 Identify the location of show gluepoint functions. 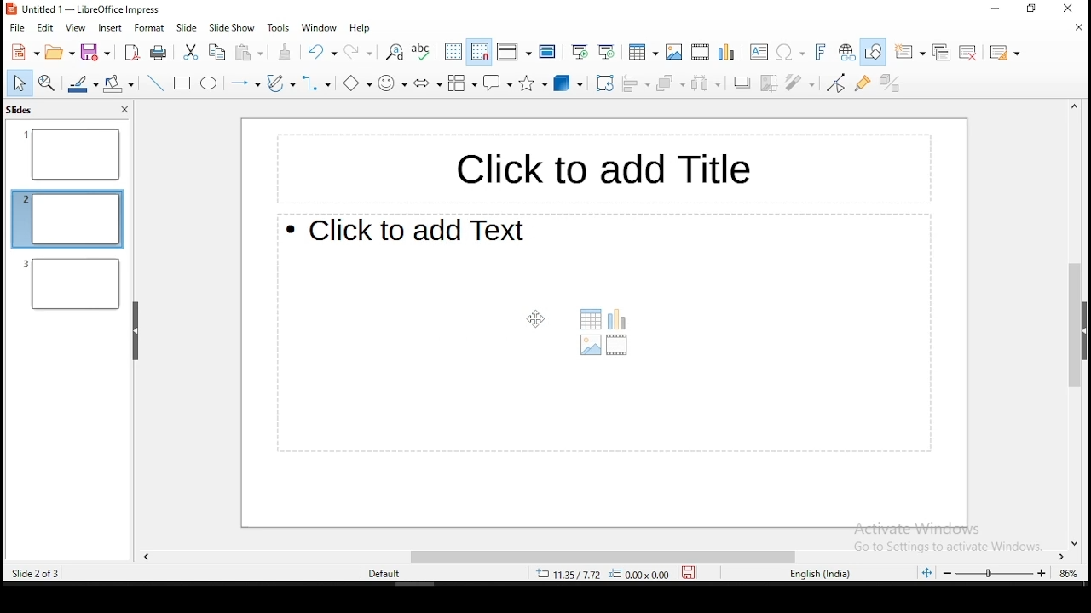
(863, 83).